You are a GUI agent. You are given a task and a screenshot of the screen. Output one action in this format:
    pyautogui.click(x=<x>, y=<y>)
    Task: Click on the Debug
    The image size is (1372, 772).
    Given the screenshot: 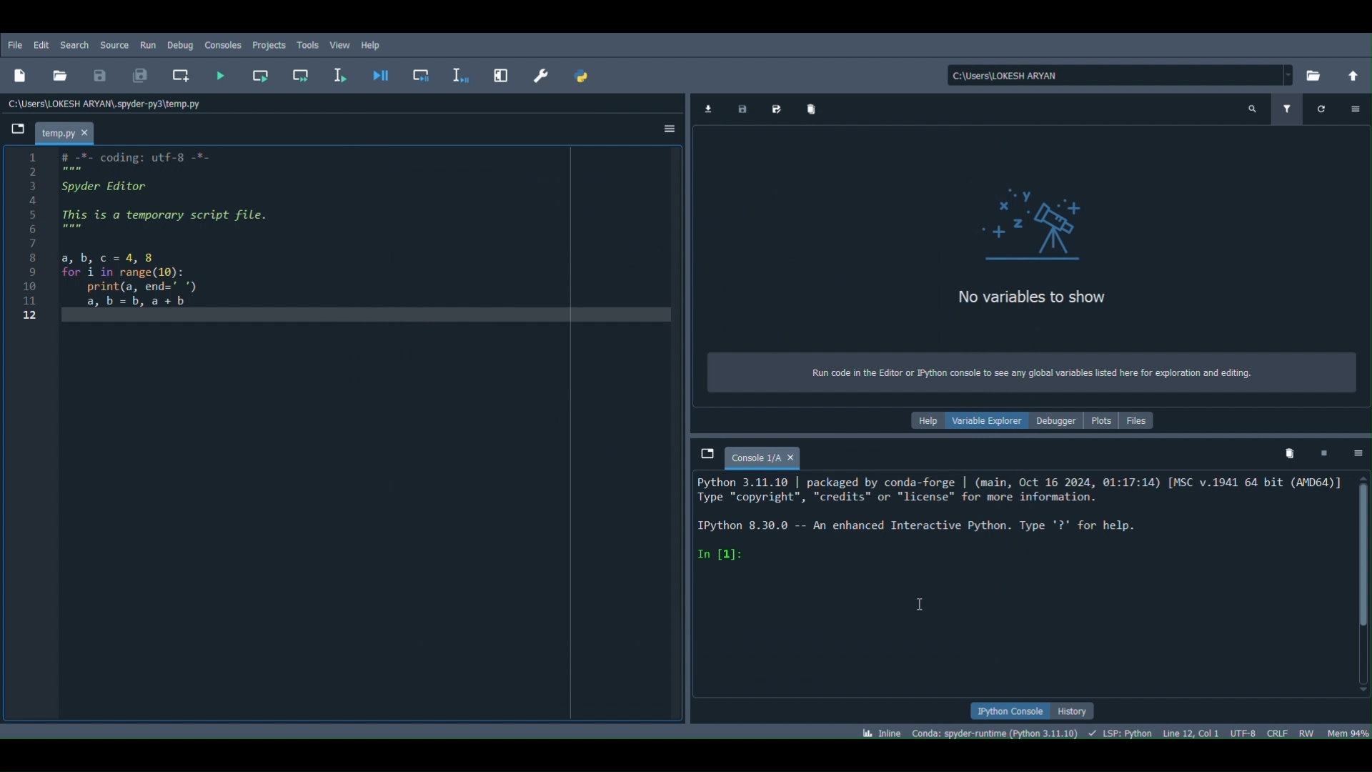 What is the action you would take?
    pyautogui.click(x=179, y=42)
    